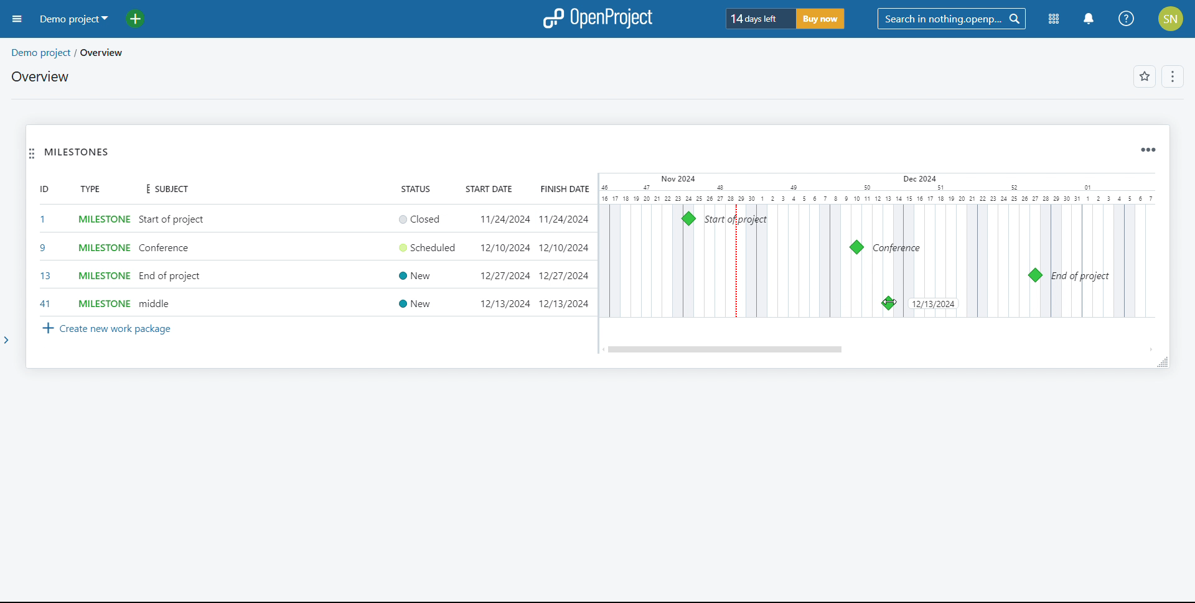  Describe the element at coordinates (688, 218) in the screenshot. I see `milestone 1` at that location.